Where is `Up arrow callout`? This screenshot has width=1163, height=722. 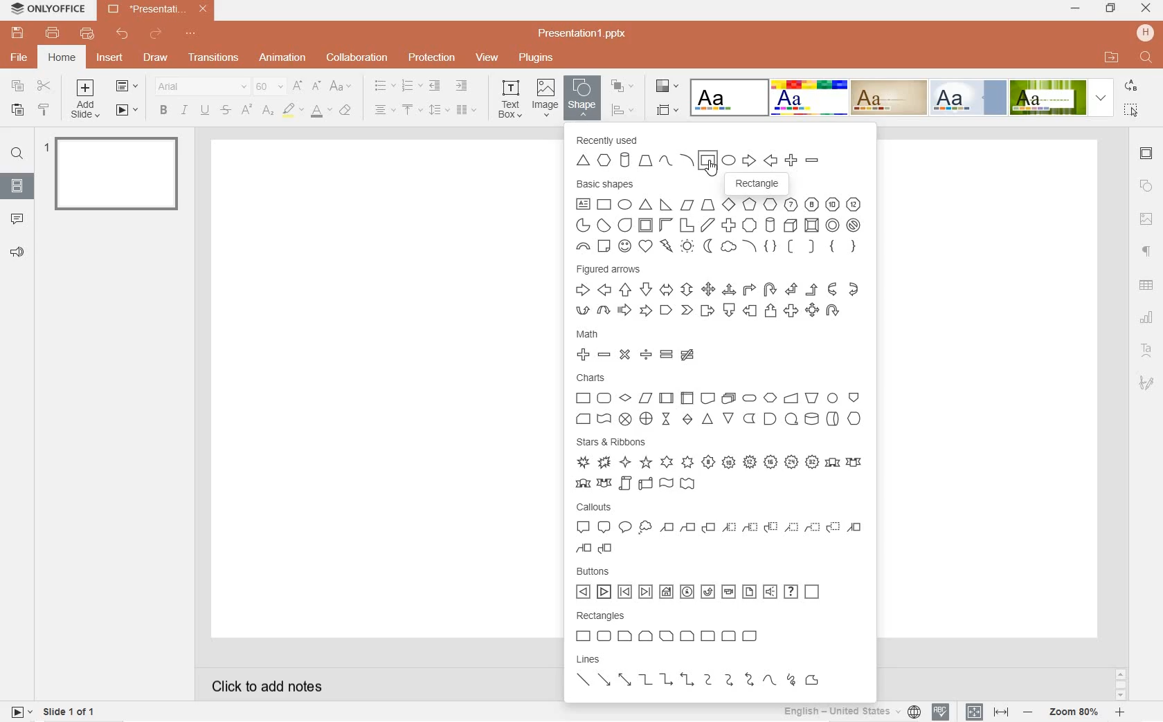 Up arrow callout is located at coordinates (770, 311).